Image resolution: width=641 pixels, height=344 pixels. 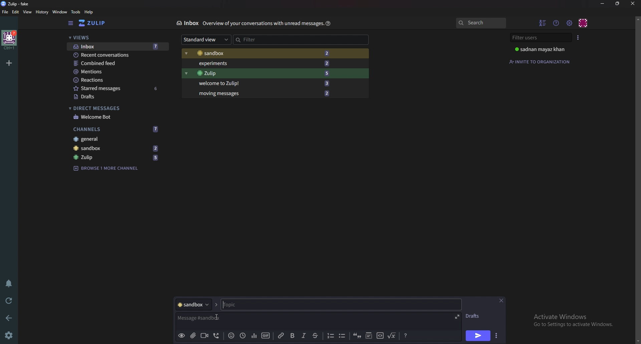 What do you see at coordinates (117, 47) in the screenshot?
I see `Inbox` at bounding box center [117, 47].